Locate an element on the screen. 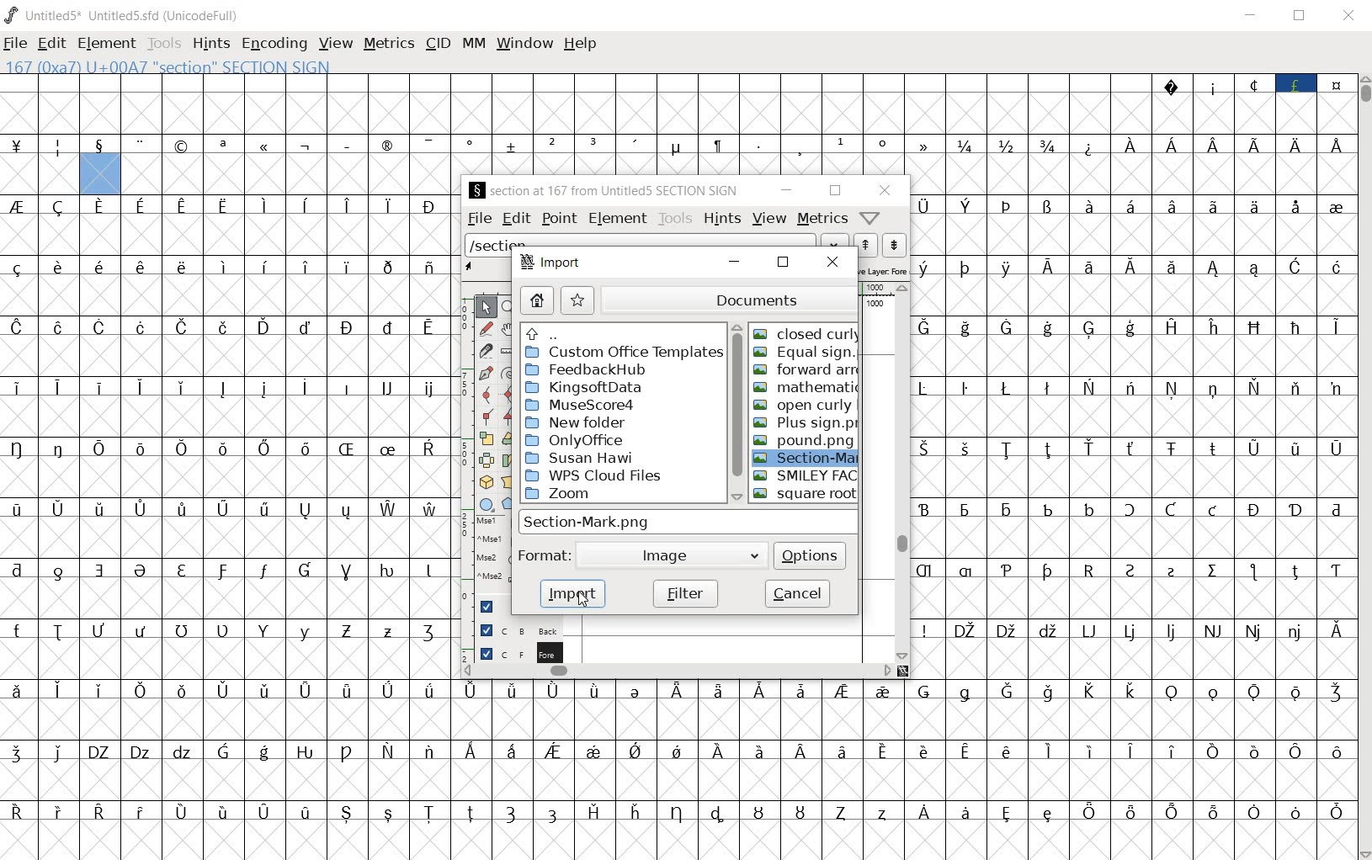 The image size is (1372, 860). CLOSED CURLY.PNG is located at coordinates (807, 332).